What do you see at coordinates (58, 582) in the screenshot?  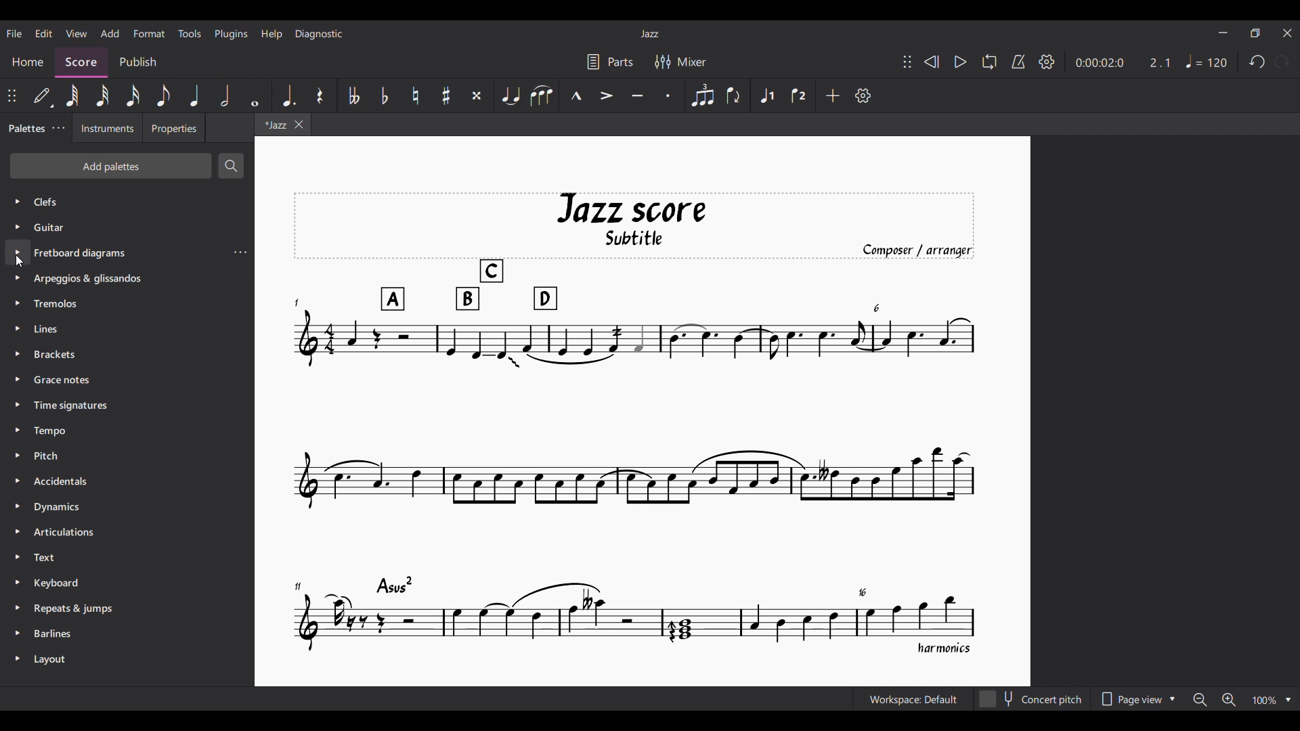 I see `Keyboard` at bounding box center [58, 582].